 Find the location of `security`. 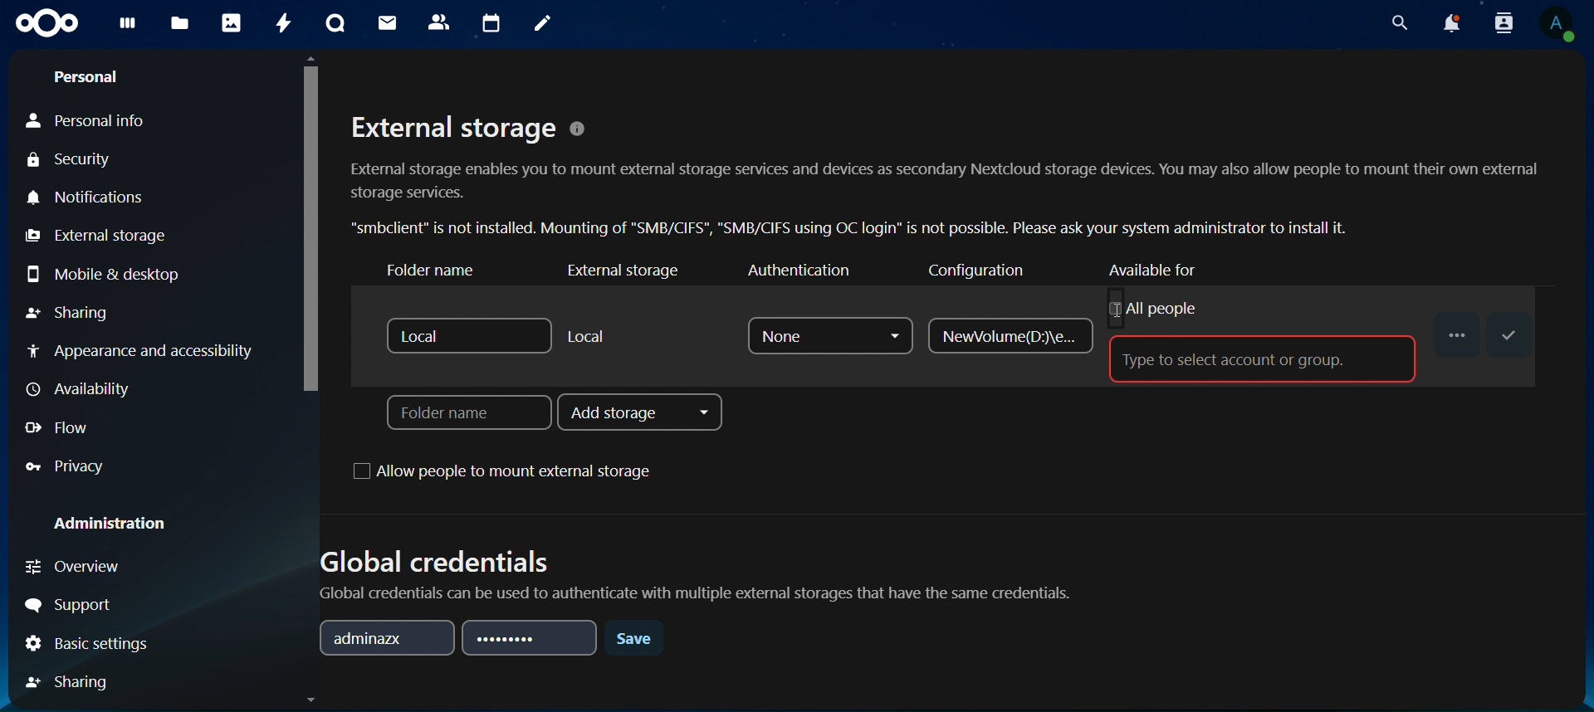

security is located at coordinates (84, 159).